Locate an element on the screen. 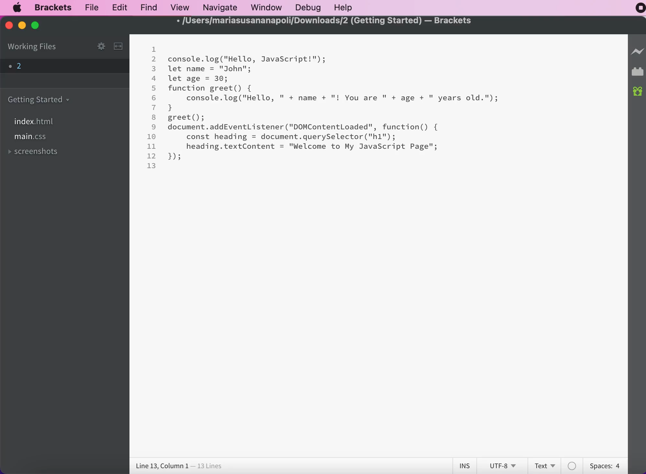 This screenshot has width=646, height=474. text is located at coordinates (545, 465).